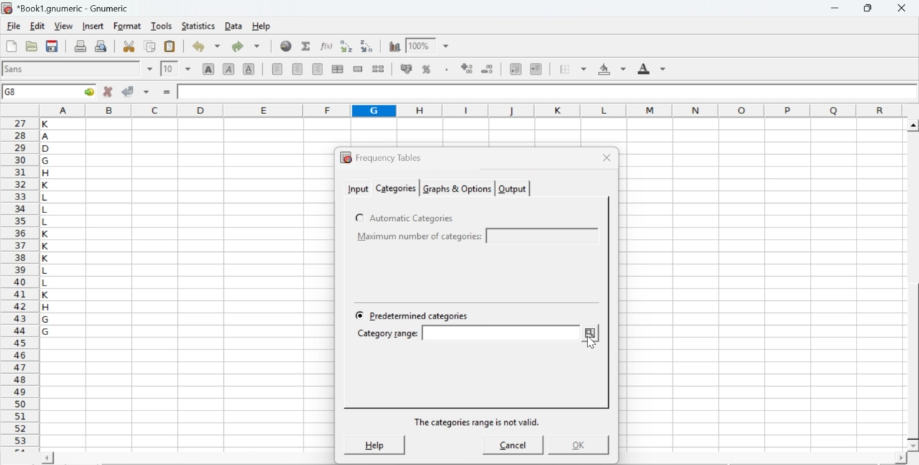  What do you see at coordinates (88, 91) in the screenshot?
I see `go to` at bounding box center [88, 91].